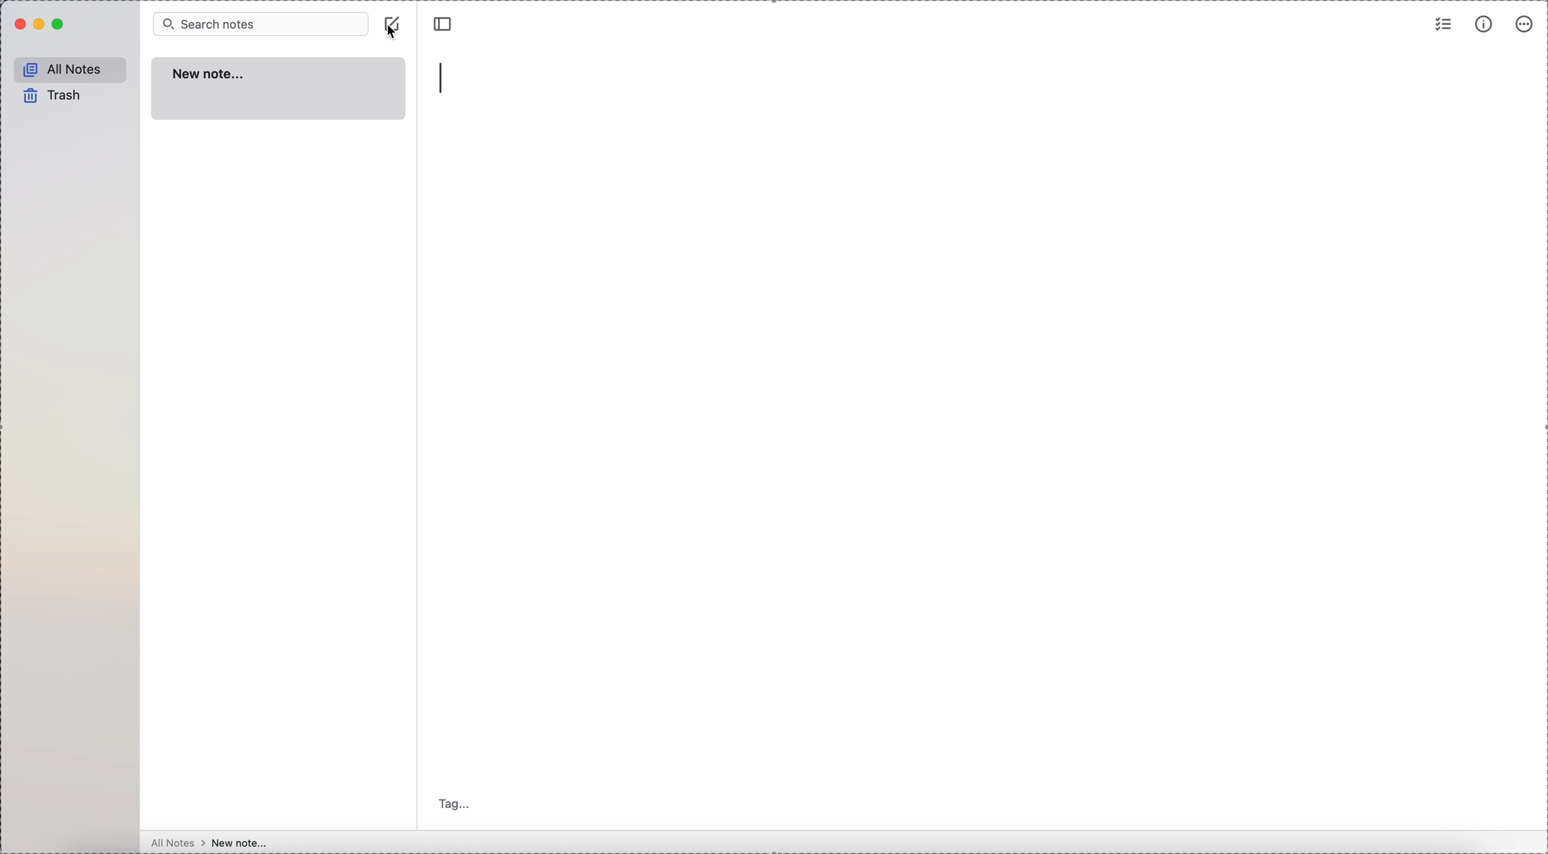  Describe the element at coordinates (281, 88) in the screenshot. I see `new note` at that location.